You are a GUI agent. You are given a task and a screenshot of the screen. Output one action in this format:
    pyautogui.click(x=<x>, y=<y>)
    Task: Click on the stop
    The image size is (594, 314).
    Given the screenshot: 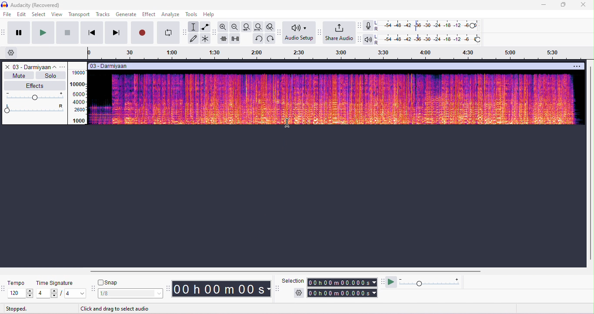 What is the action you would take?
    pyautogui.click(x=67, y=32)
    